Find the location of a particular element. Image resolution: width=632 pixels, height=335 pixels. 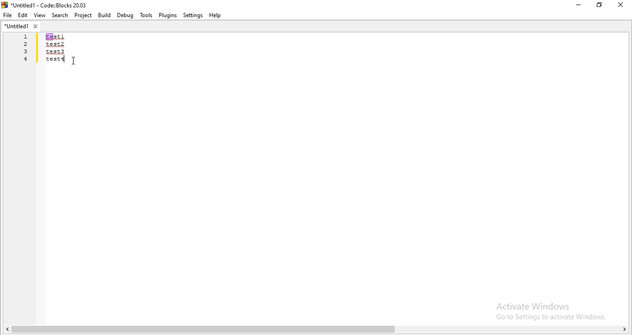

Cursor is located at coordinates (76, 62).